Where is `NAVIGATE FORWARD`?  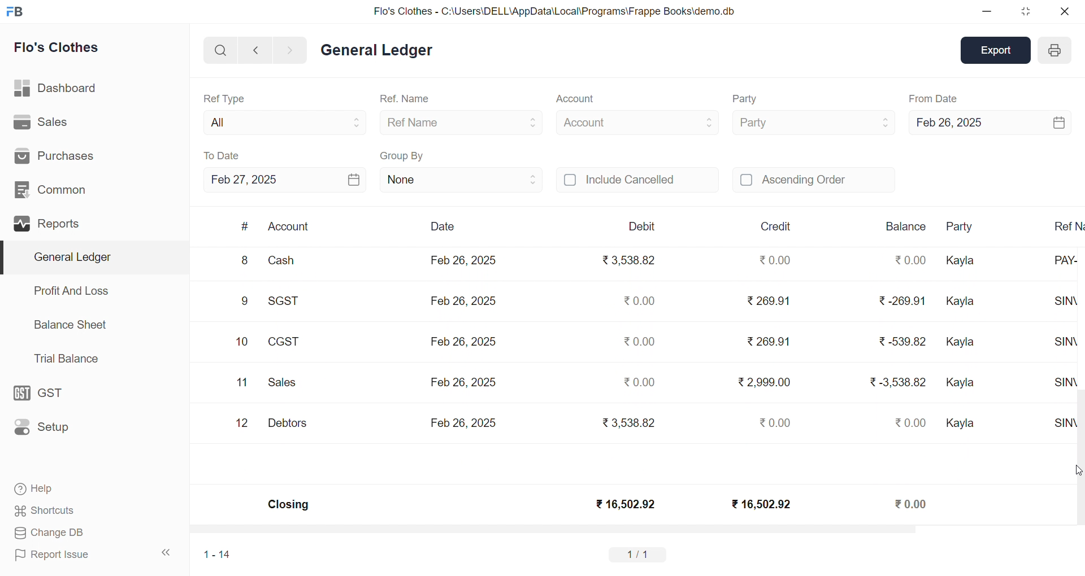 NAVIGATE FORWARD is located at coordinates (294, 49).